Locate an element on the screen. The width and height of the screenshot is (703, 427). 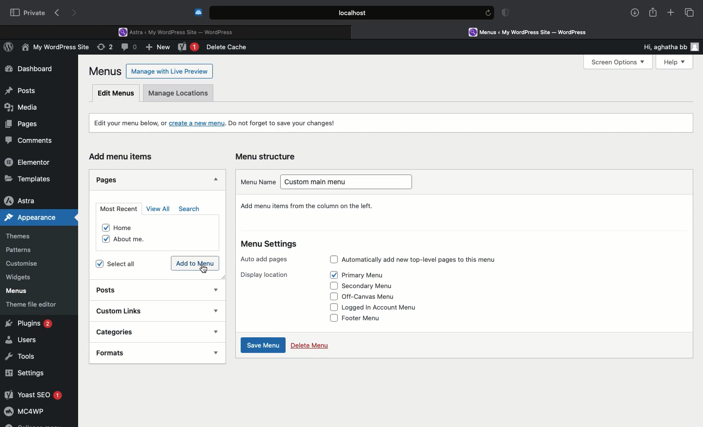
Astra < My WordPress Site - WordPress is located at coordinates (179, 31).